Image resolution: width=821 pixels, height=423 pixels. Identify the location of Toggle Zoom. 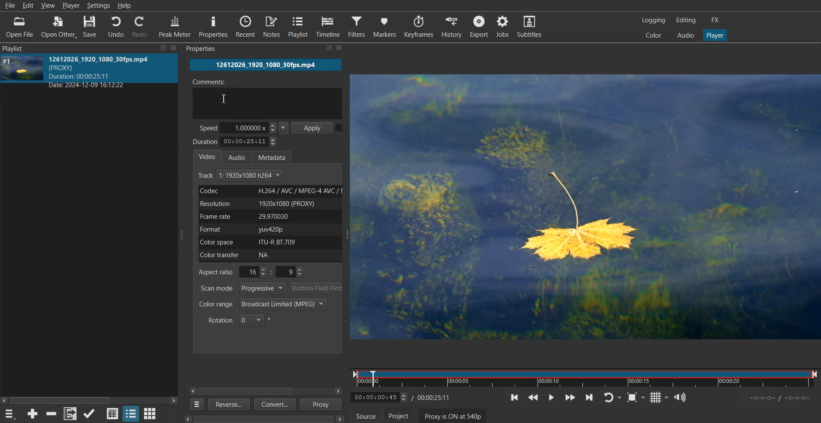
(636, 397).